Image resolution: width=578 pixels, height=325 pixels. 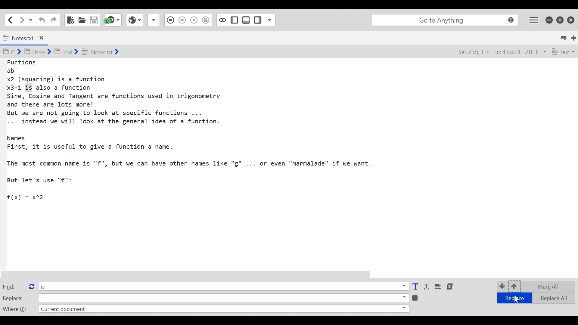 I want to click on Save File, so click(x=95, y=20).